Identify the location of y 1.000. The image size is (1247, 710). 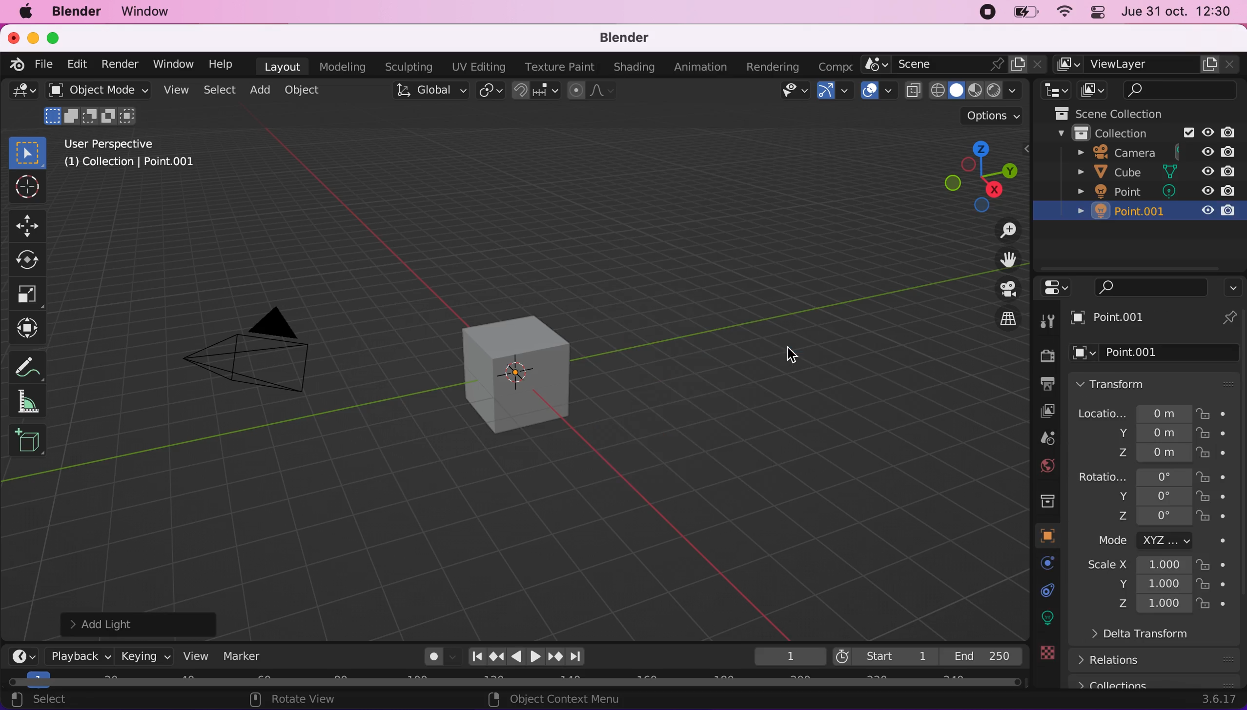
(1149, 584).